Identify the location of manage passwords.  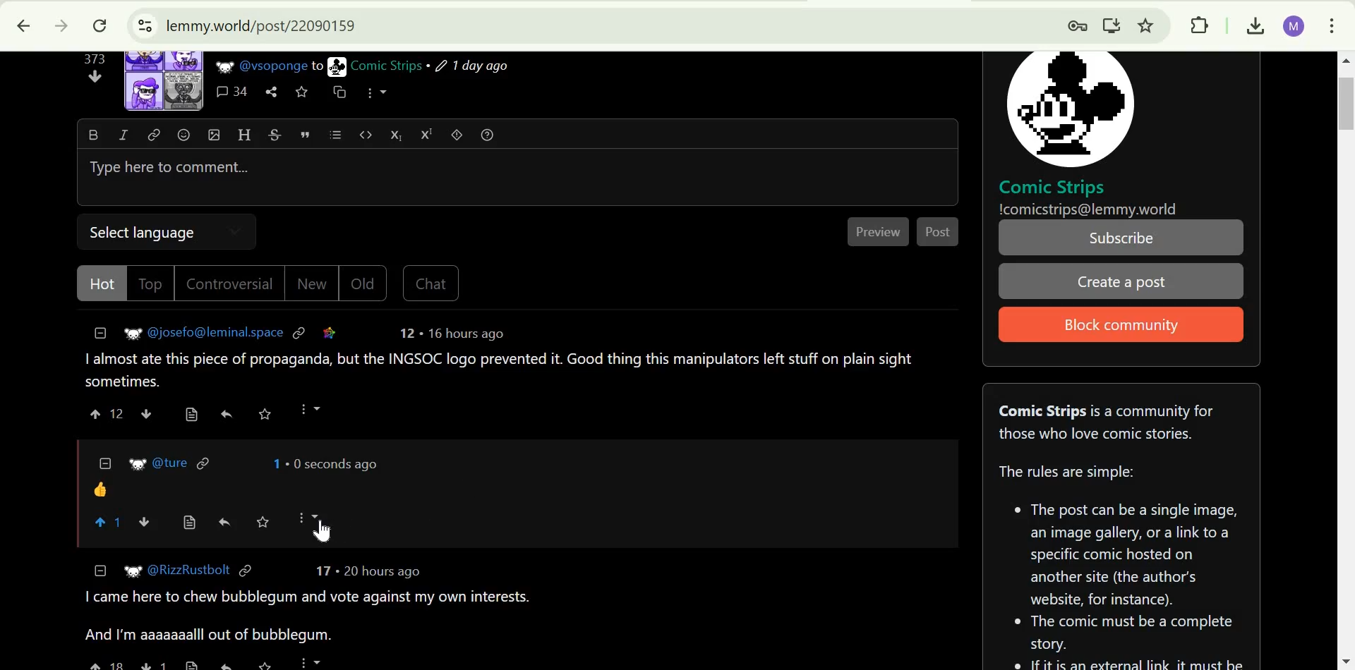
(1072, 25).